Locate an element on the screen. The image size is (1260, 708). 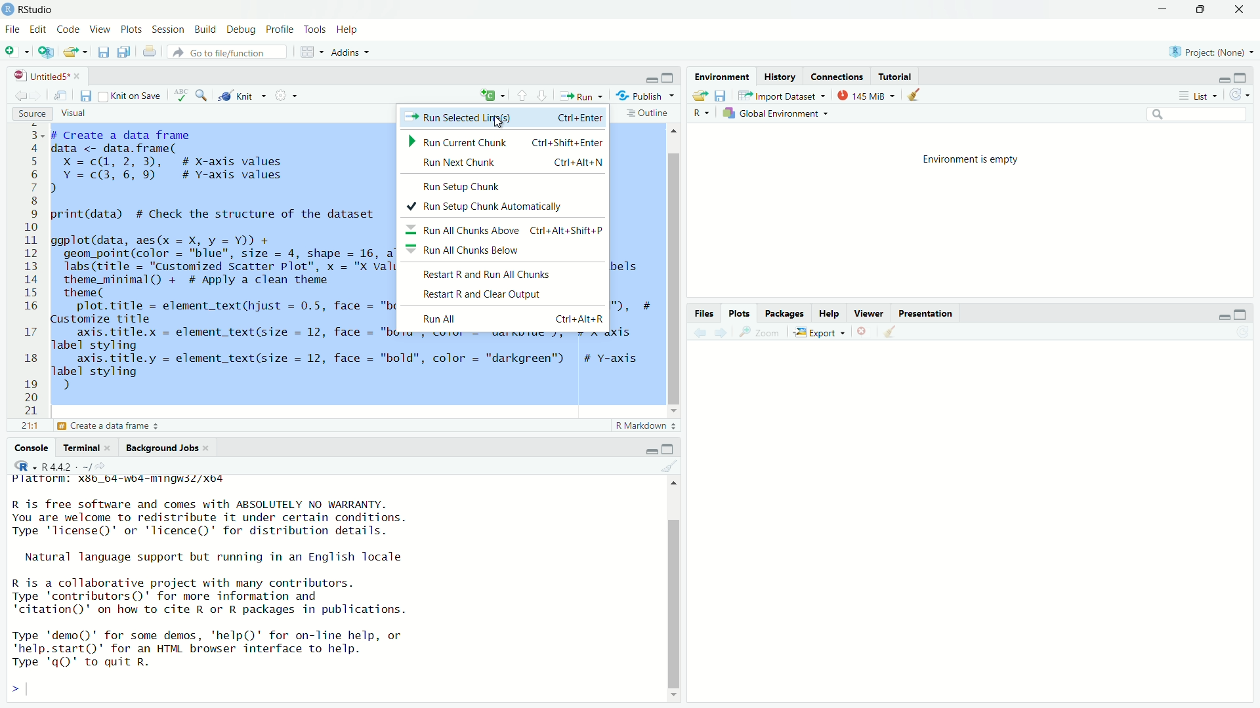
Tools is located at coordinates (315, 30).